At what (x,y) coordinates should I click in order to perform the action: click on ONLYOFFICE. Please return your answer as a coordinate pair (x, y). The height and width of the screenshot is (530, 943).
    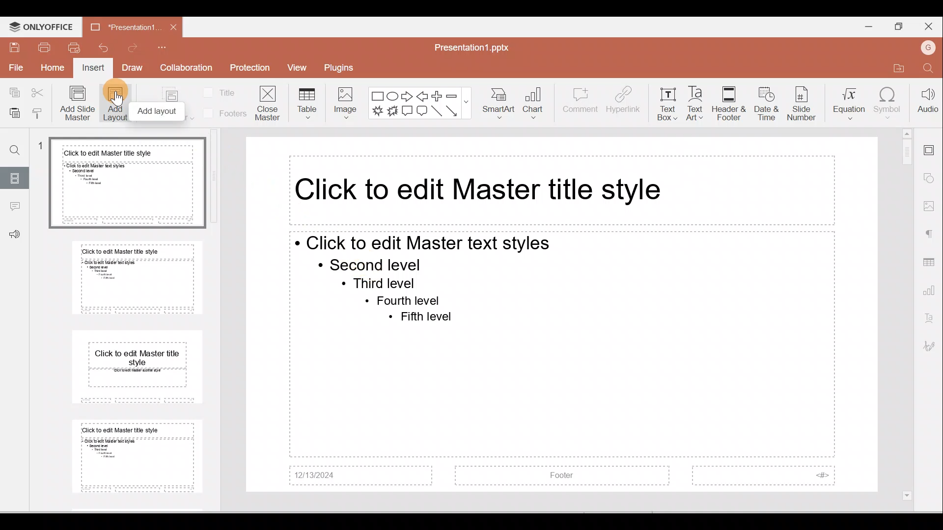
    Looking at the image, I should click on (40, 27).